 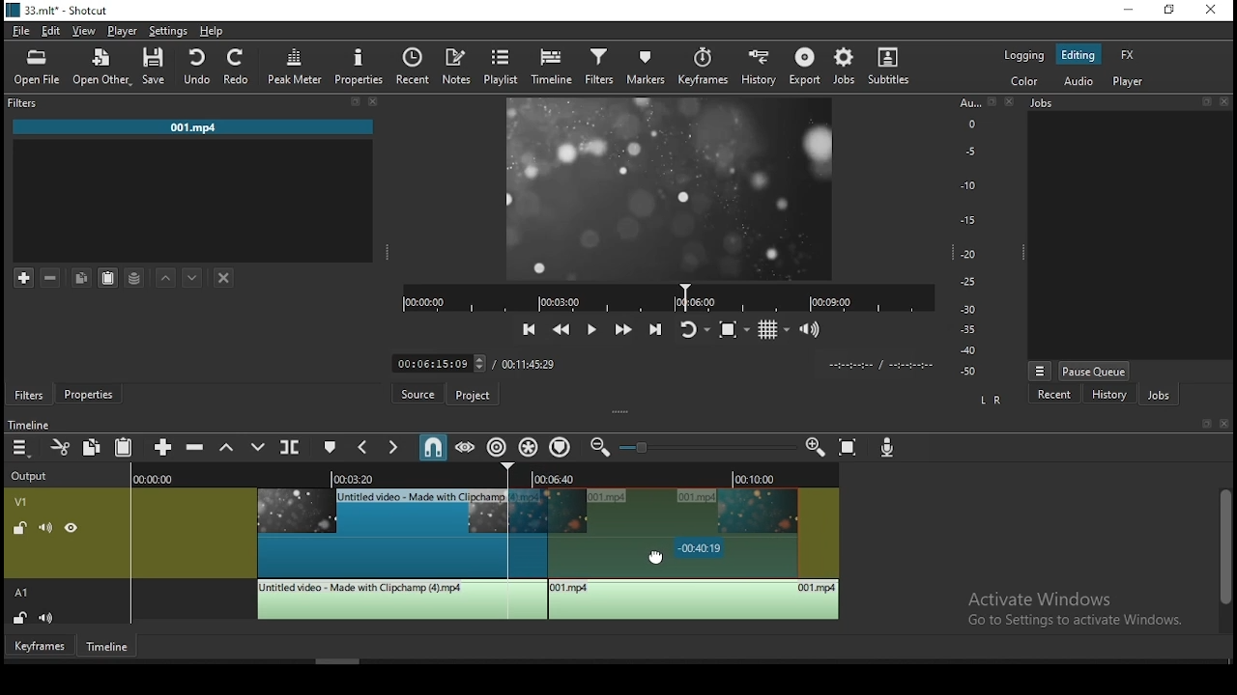 What do you see at coordinates (162, 447) in the screenshot?
I see `append` at bounding box center [162, 447].